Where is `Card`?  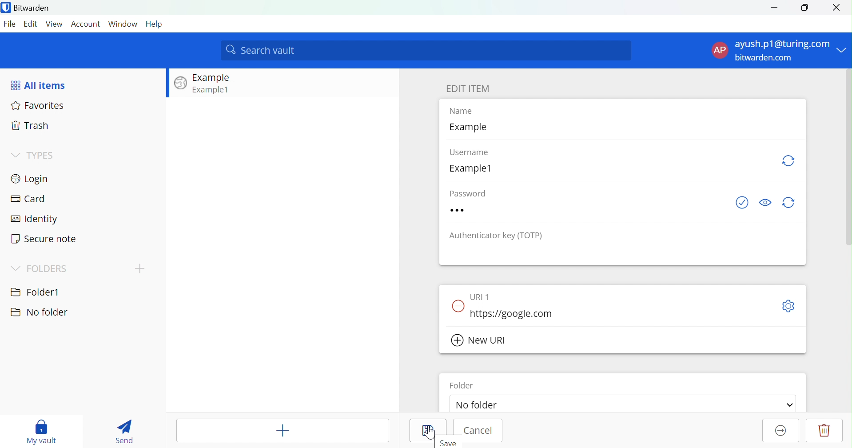
Card is located at coordinates (28, 199).